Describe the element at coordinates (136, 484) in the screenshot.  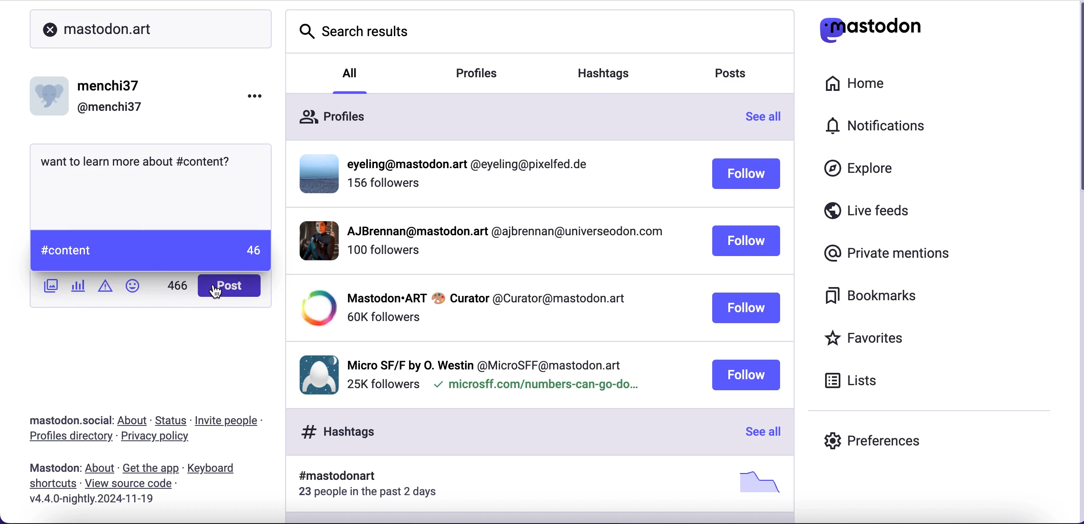
I see `view source code` at that location.